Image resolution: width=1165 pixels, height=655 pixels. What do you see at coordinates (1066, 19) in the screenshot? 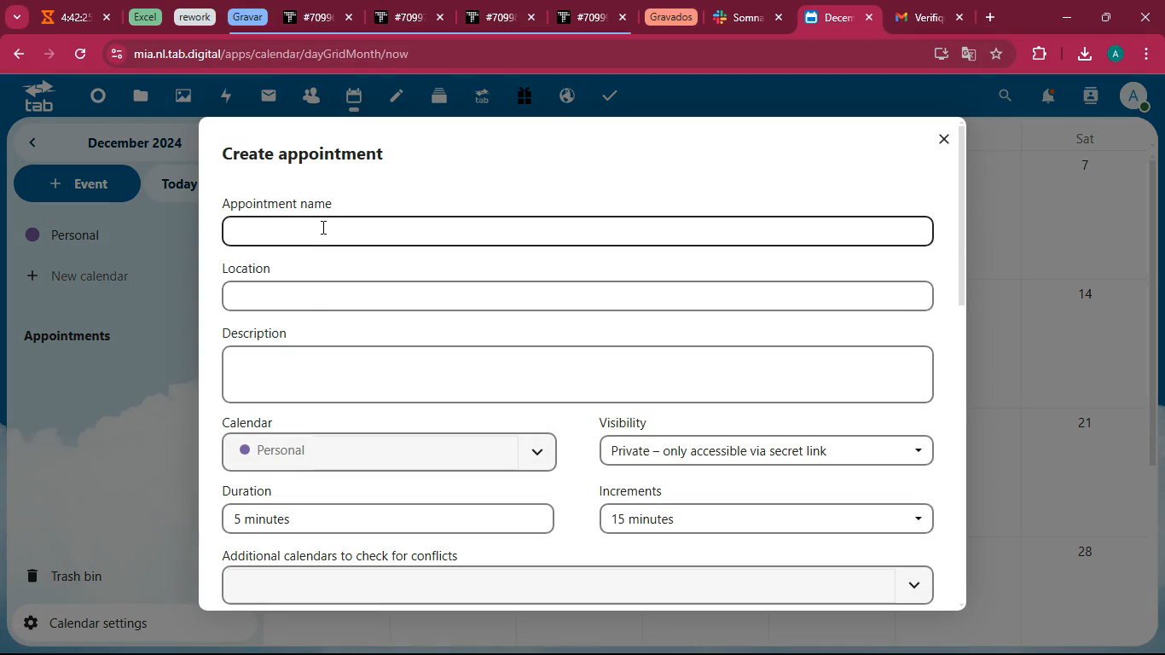
I see `minimize` at bounding box center [1066, 19].